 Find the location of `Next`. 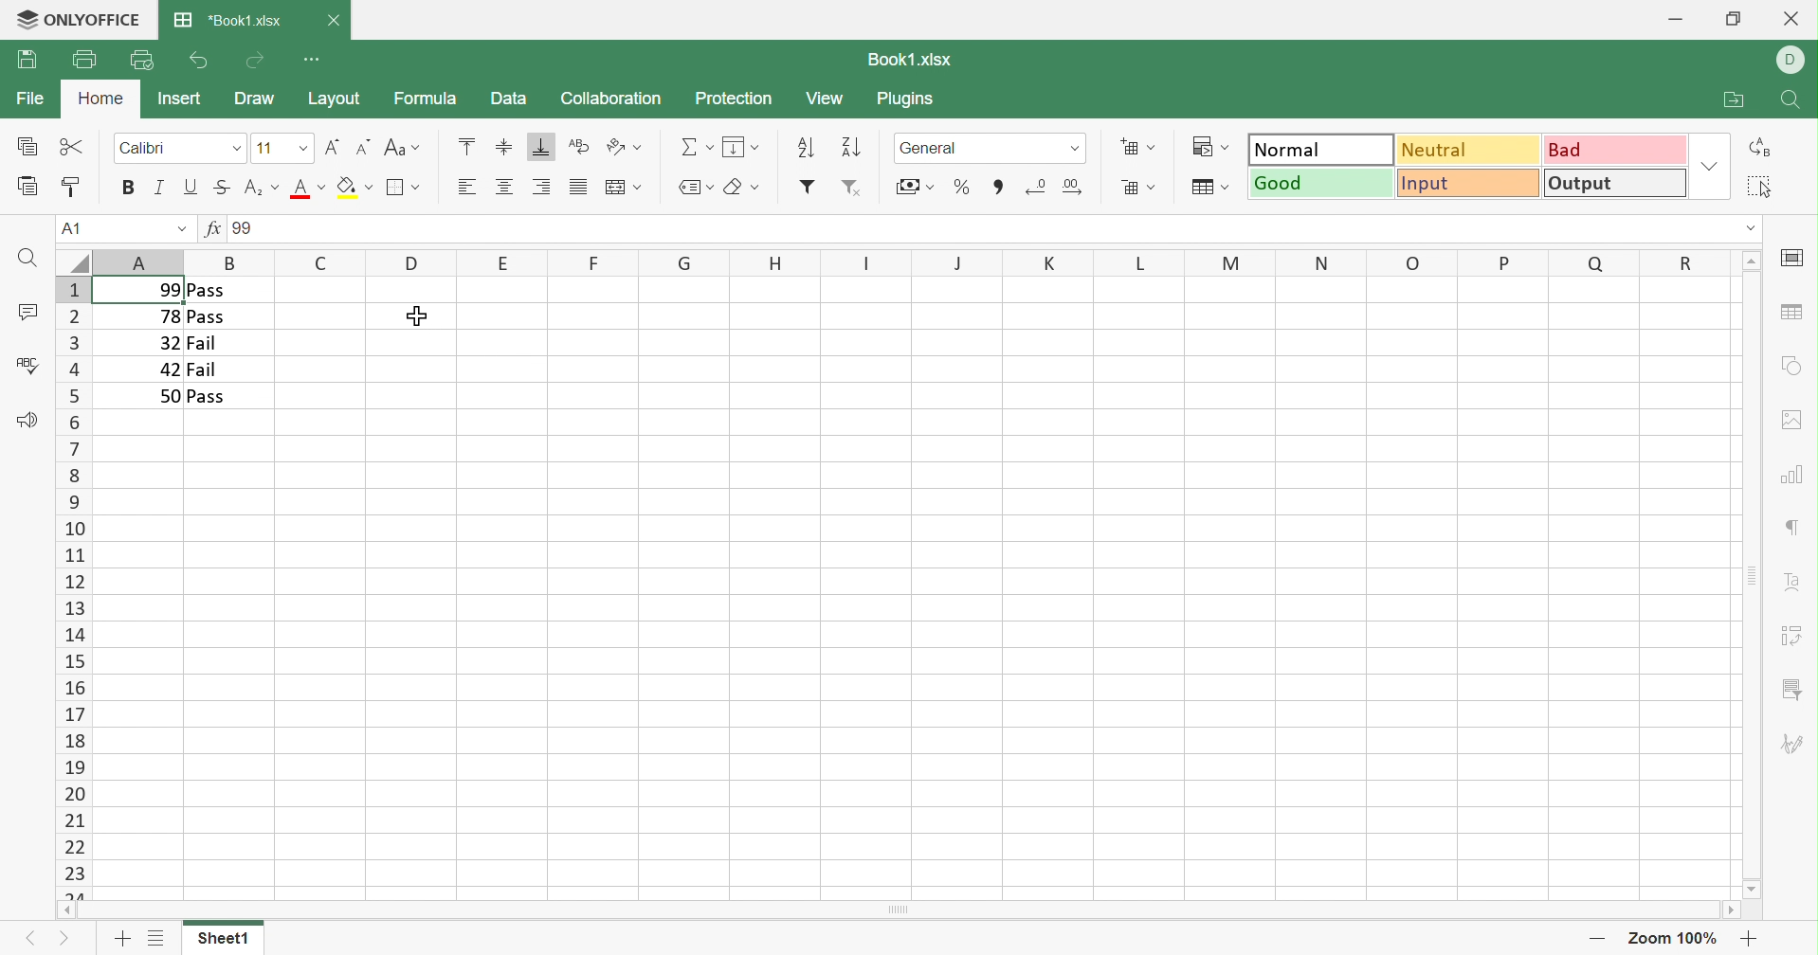

Next is located at coordinates (68, 943).